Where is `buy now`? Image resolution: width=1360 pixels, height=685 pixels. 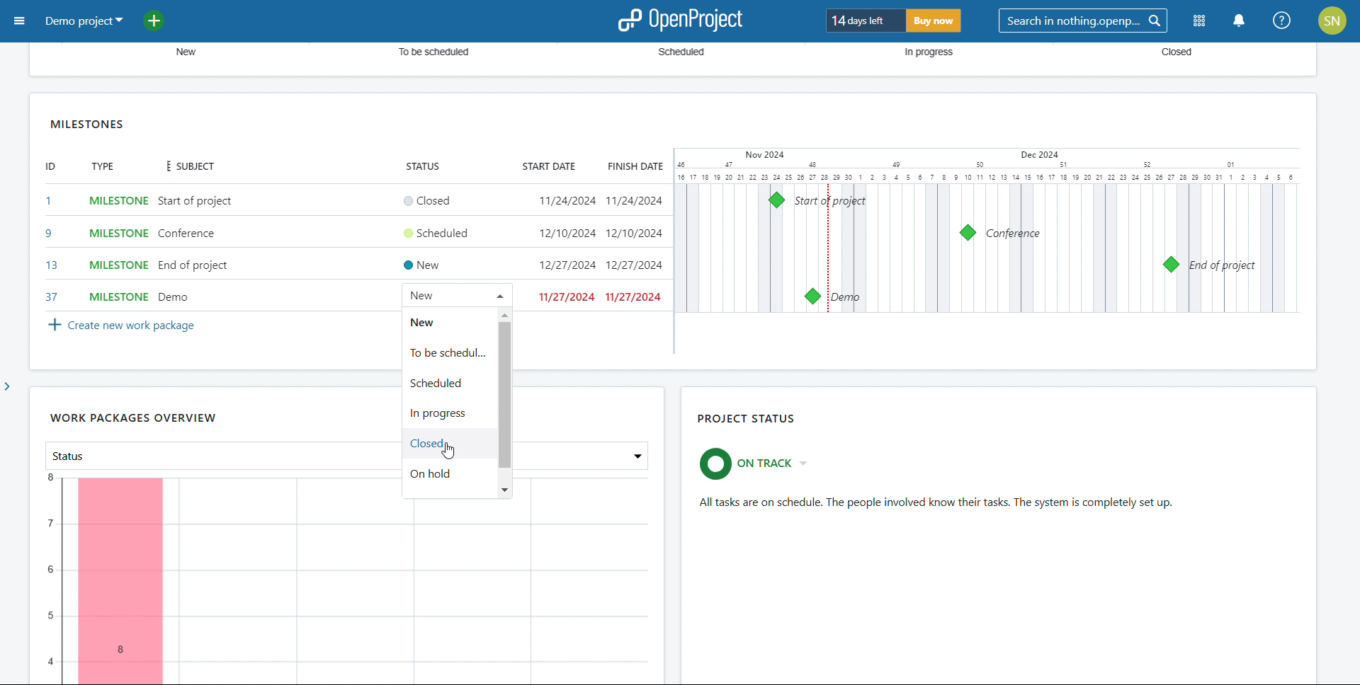 buy now is located at coordinates (934, 21).